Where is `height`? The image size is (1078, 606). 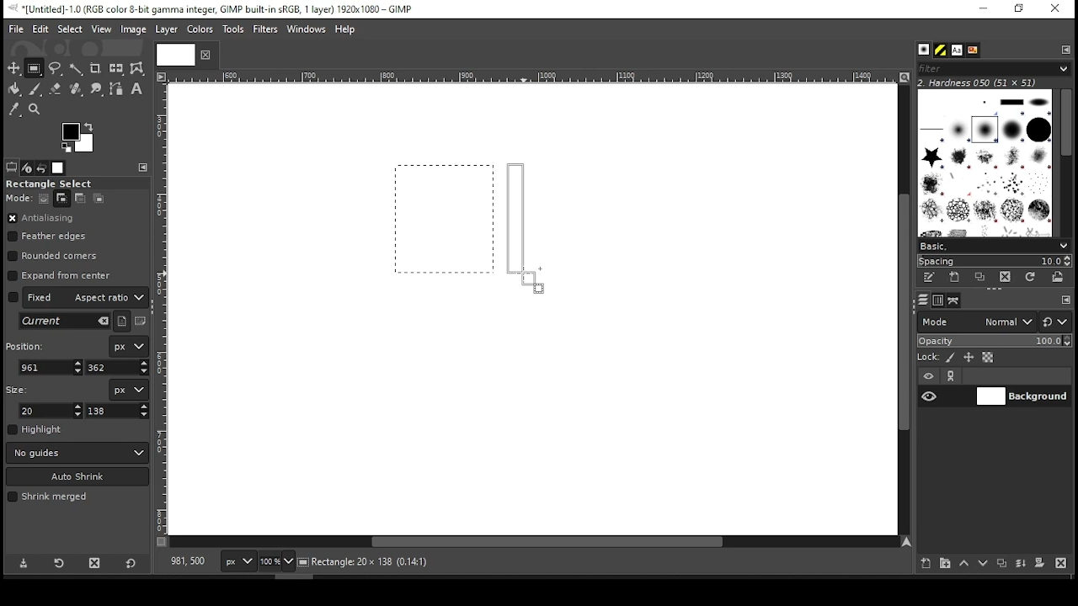 height is located at coordinates (118, 411).